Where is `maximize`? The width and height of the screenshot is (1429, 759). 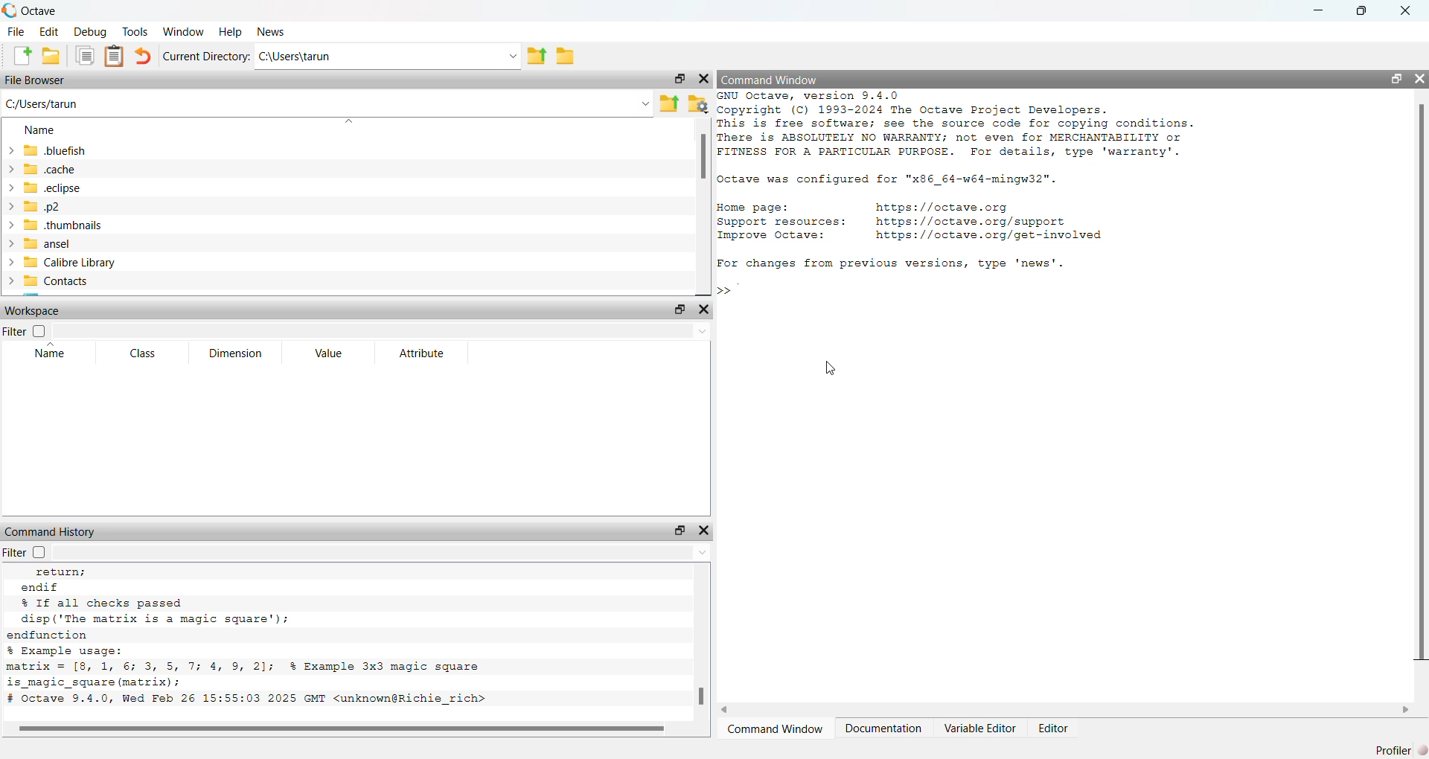 maximize is located at coordinates (680, 531).